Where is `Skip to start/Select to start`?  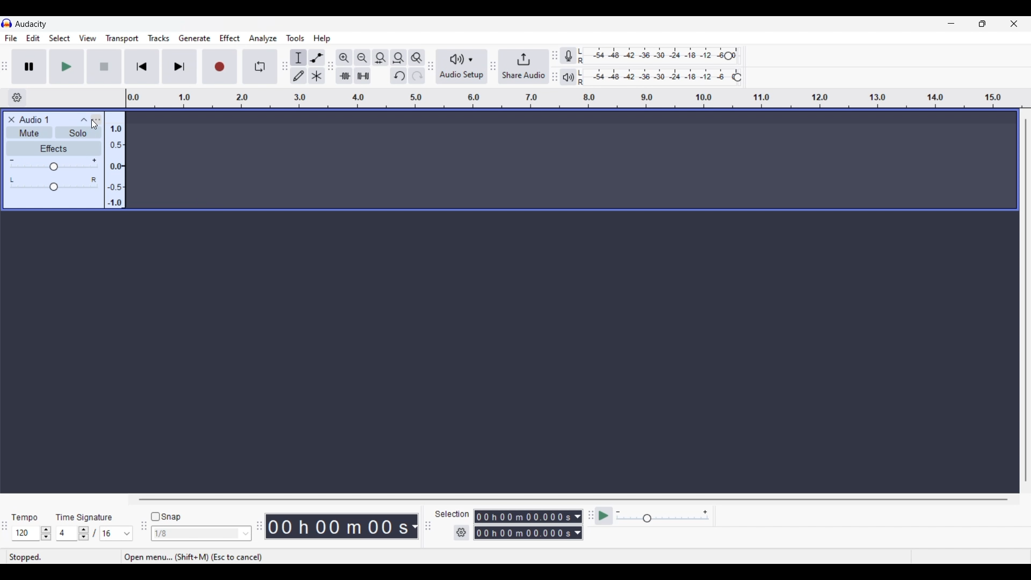
Skip to start/Select to start is located at coordinates (142, 66).